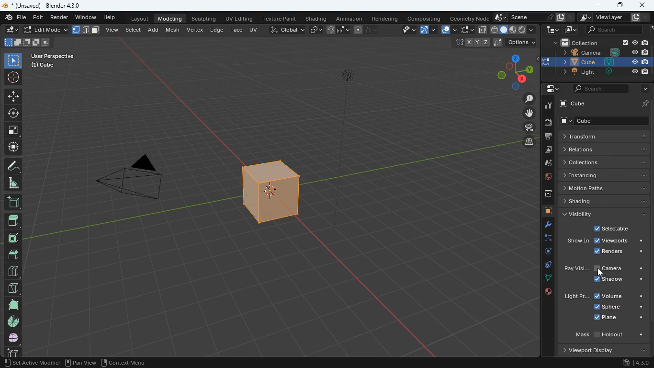  What do you see at coordinates (465, 30) in the screenshot?
I see `select` at bounding box center [465, 30].